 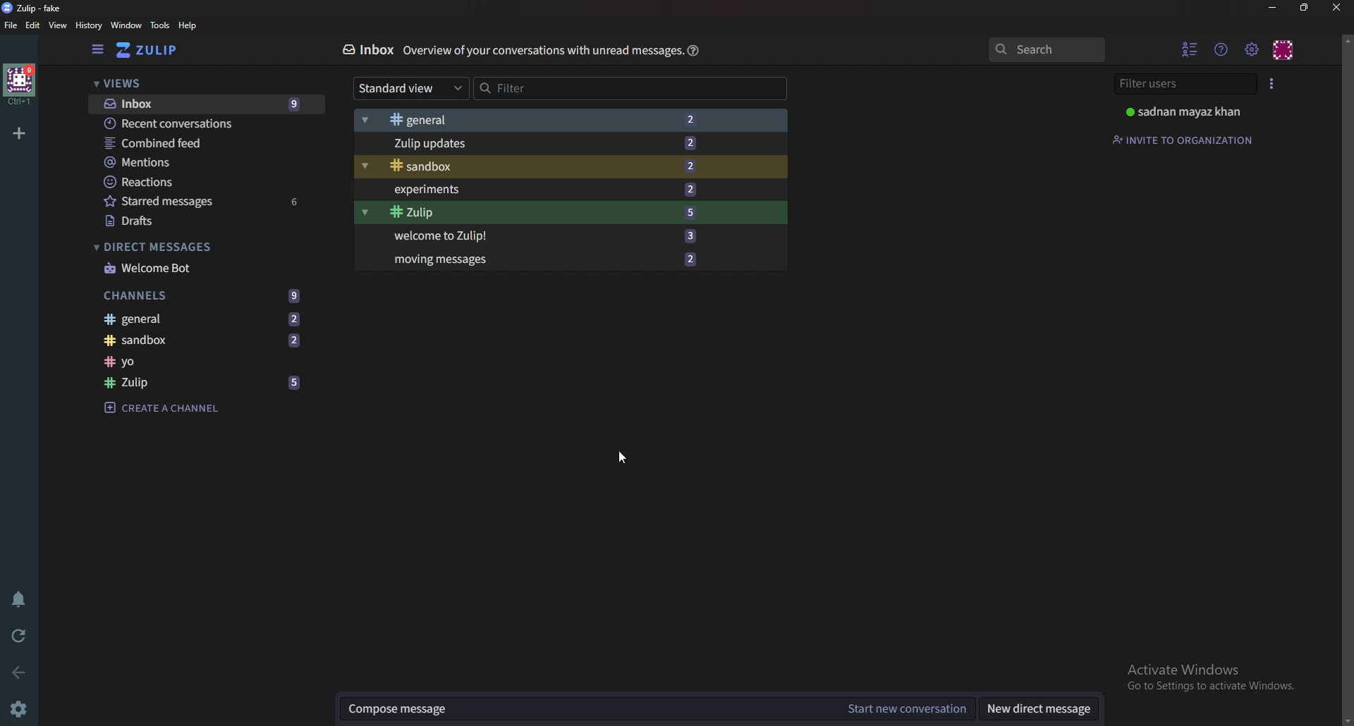 What do you see at coordinates (1270, 8) in the screenshot?
I see `Minimize` at bounding box center [1270, 8].